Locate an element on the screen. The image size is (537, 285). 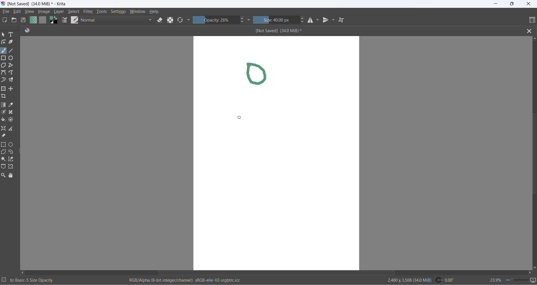
decrease opacity button is located at coordinates (243, 22).